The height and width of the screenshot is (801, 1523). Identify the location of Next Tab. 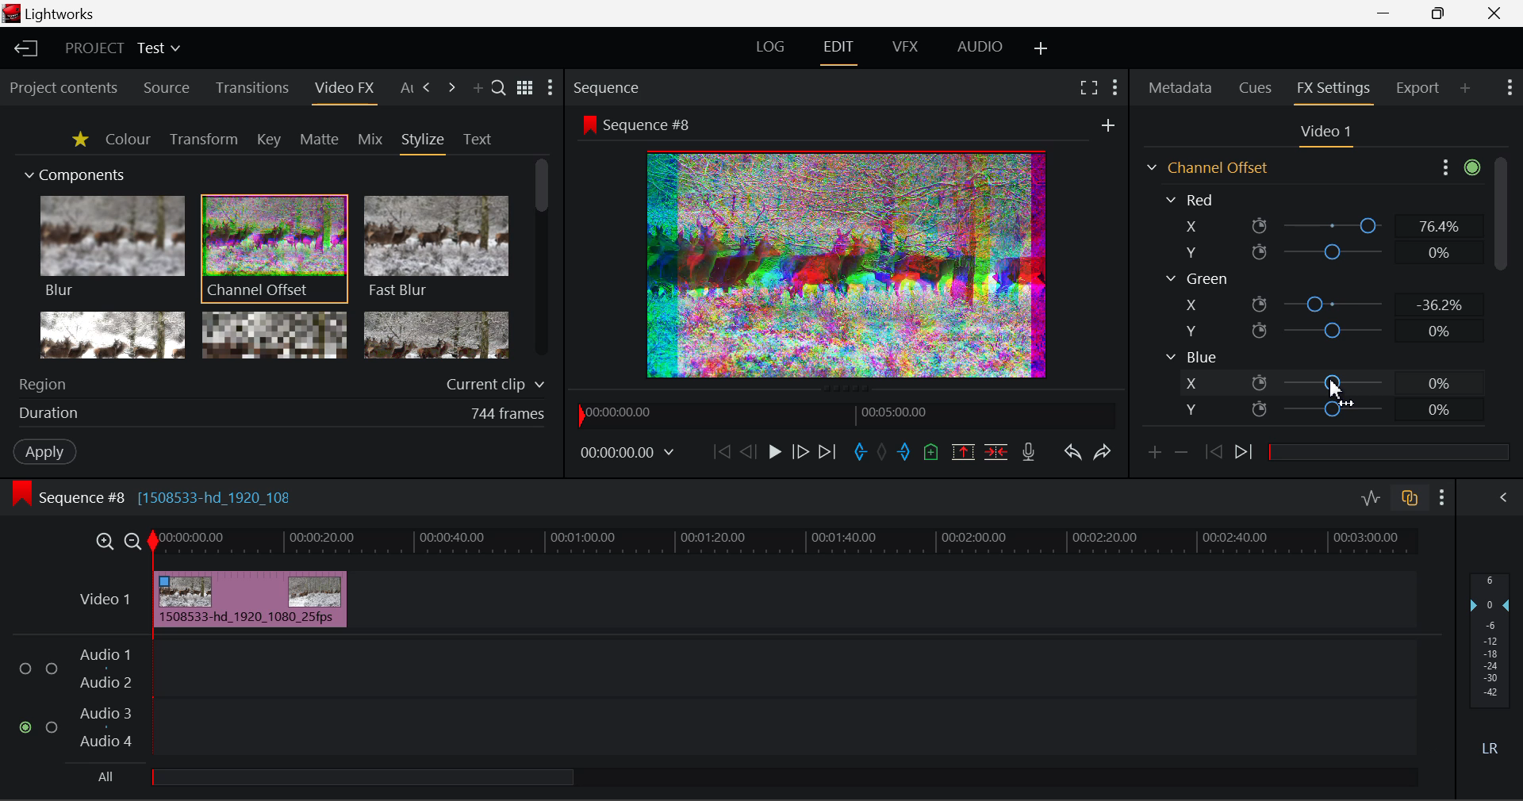
(451, 88).